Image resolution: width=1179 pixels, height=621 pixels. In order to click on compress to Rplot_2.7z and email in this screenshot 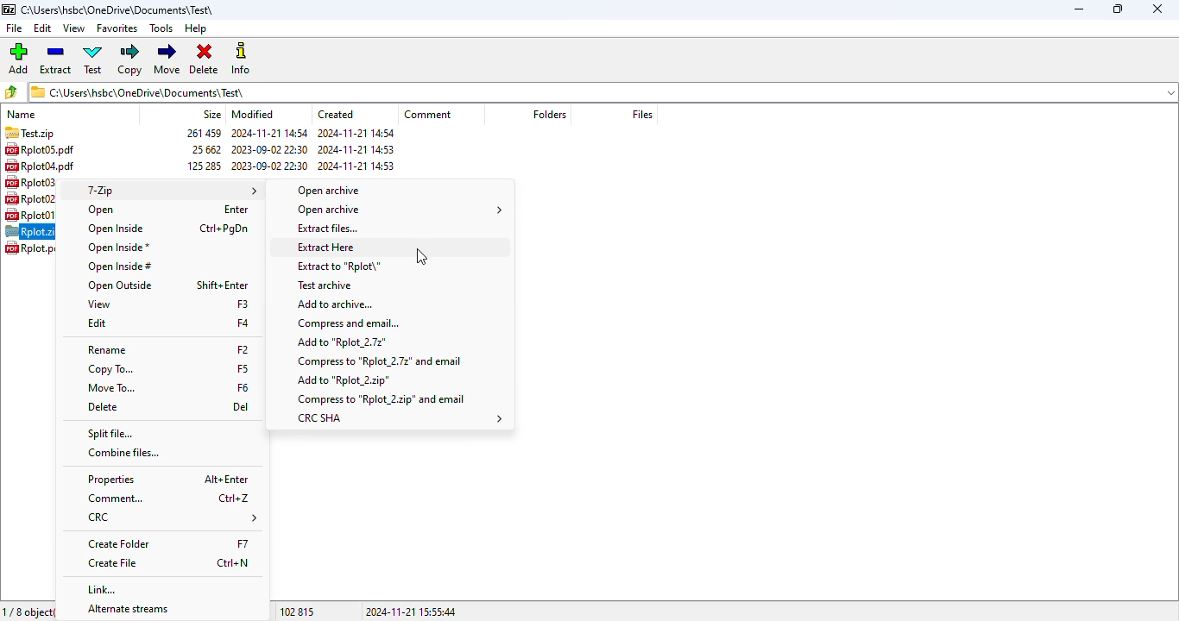, I will do `click(381, 362)`.